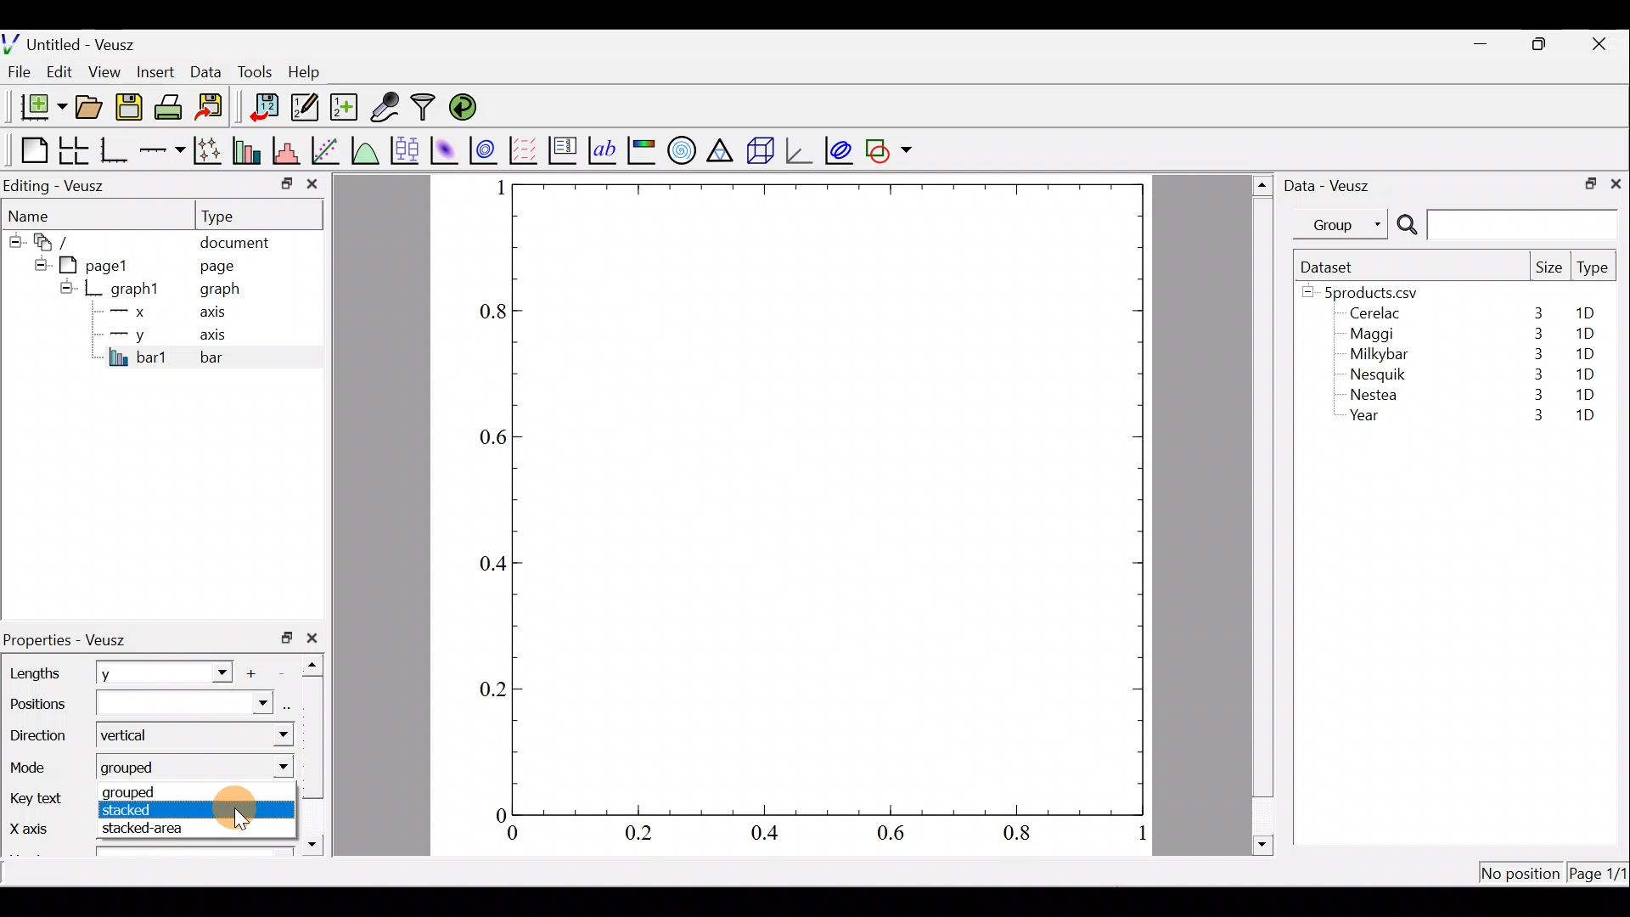 The height and width of the screenshot is (917, 1630). What do you see at coordinates (287, 672) in the screenshot?
I see `Remove item` at bounding box center [287, 672].